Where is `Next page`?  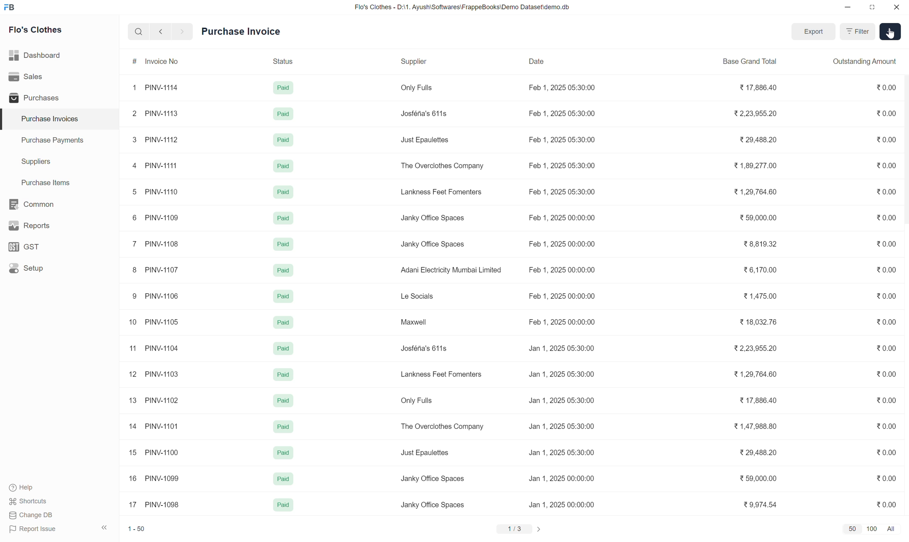 Next page is located at coordinates (538, 529).